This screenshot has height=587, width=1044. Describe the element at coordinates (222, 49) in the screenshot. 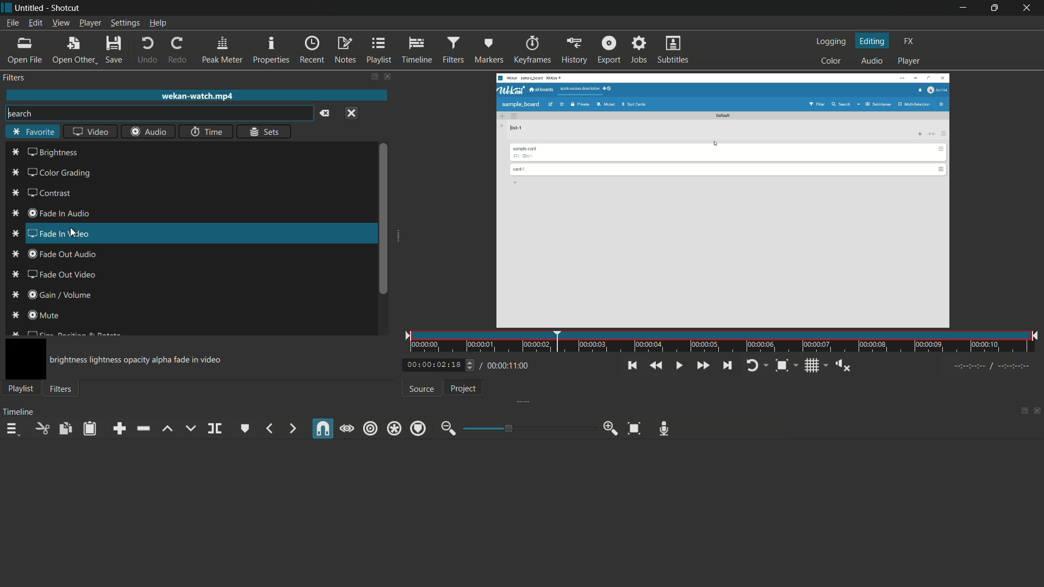

I see `peak meter` at that location.